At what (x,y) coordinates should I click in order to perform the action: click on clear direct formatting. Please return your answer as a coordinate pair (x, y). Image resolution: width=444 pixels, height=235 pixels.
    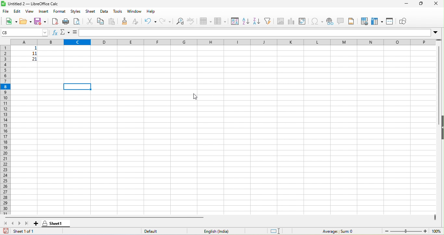
    Looking at the image, I should click on (140, 21).